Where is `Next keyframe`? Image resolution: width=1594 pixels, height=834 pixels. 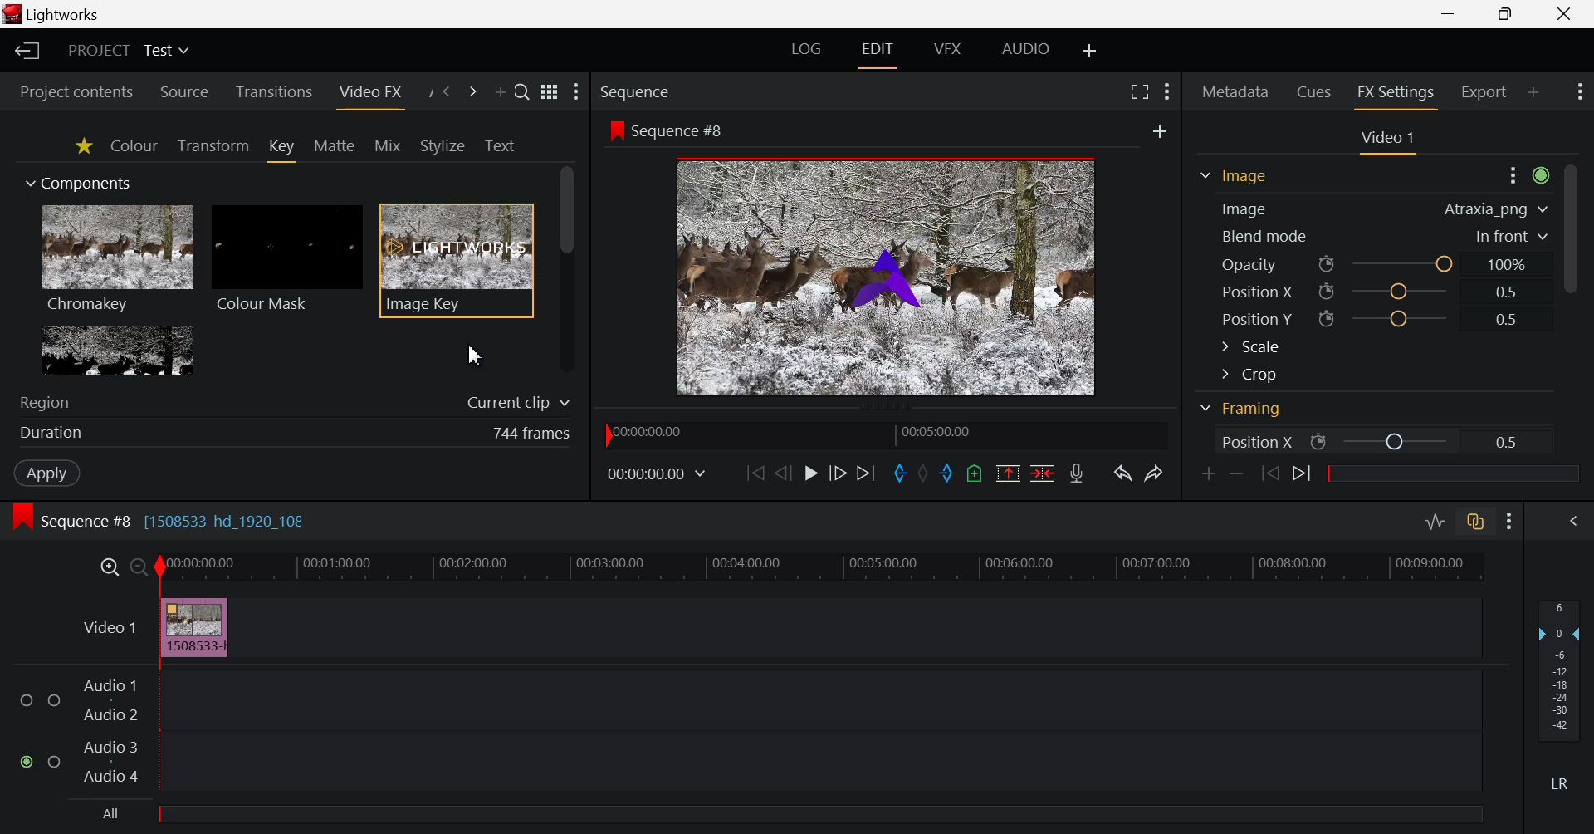
Next keyframe is located at coordinates (1302, 477).